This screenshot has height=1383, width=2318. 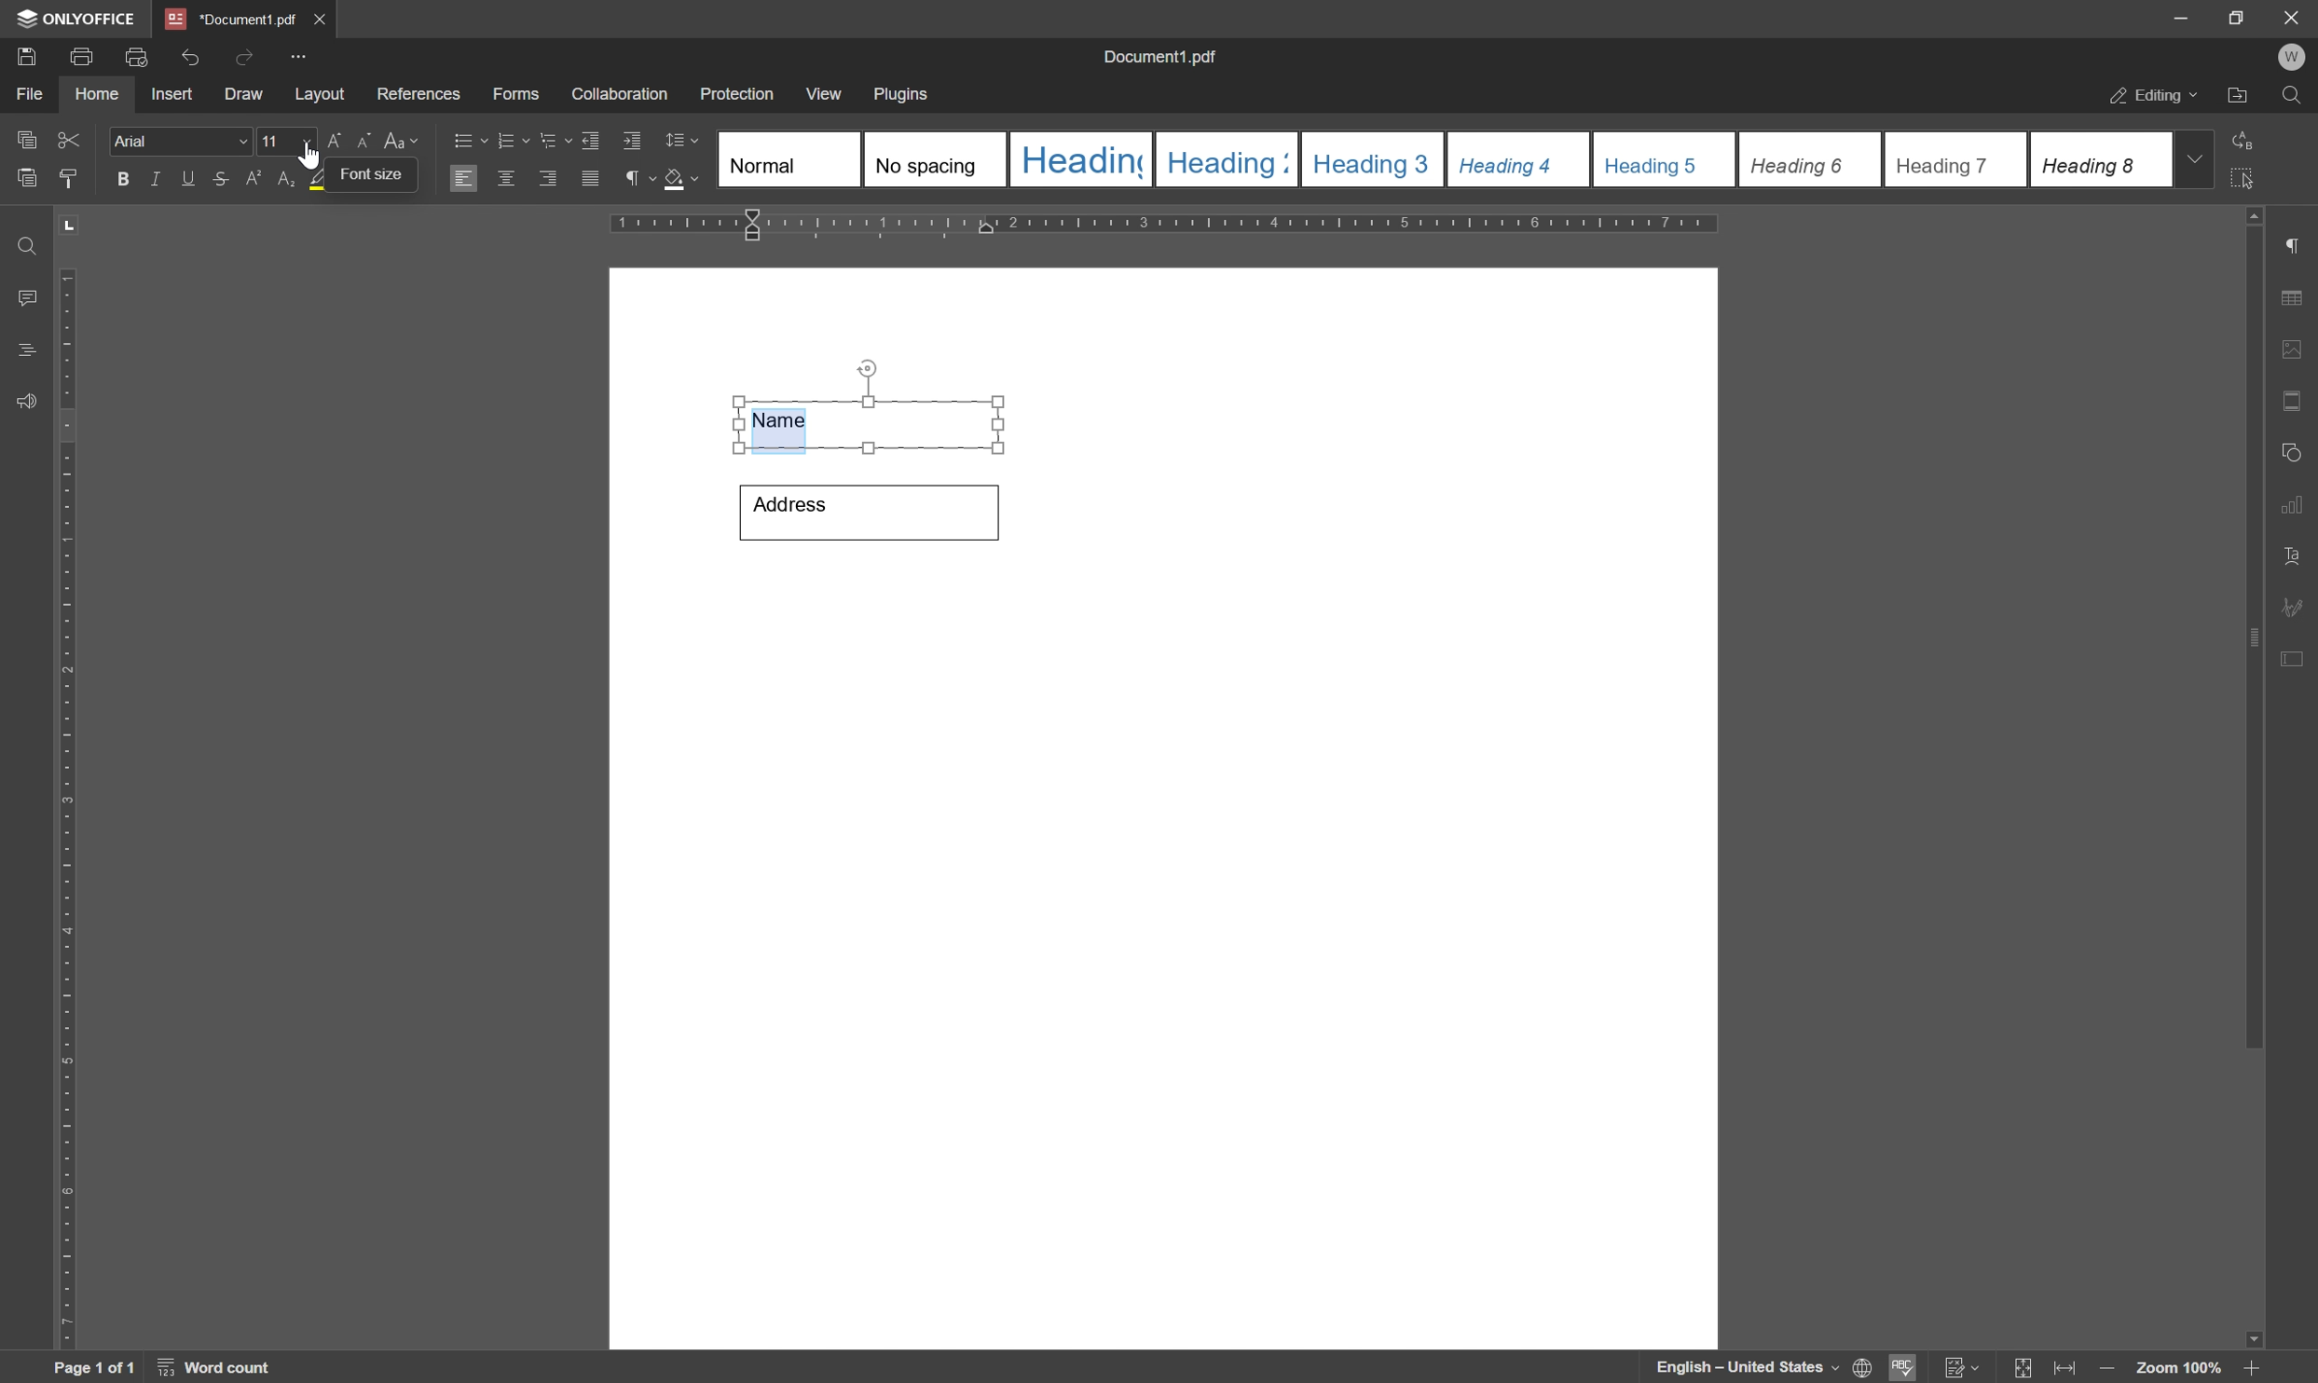 I want to click on undo, so click(x=190, y=53).